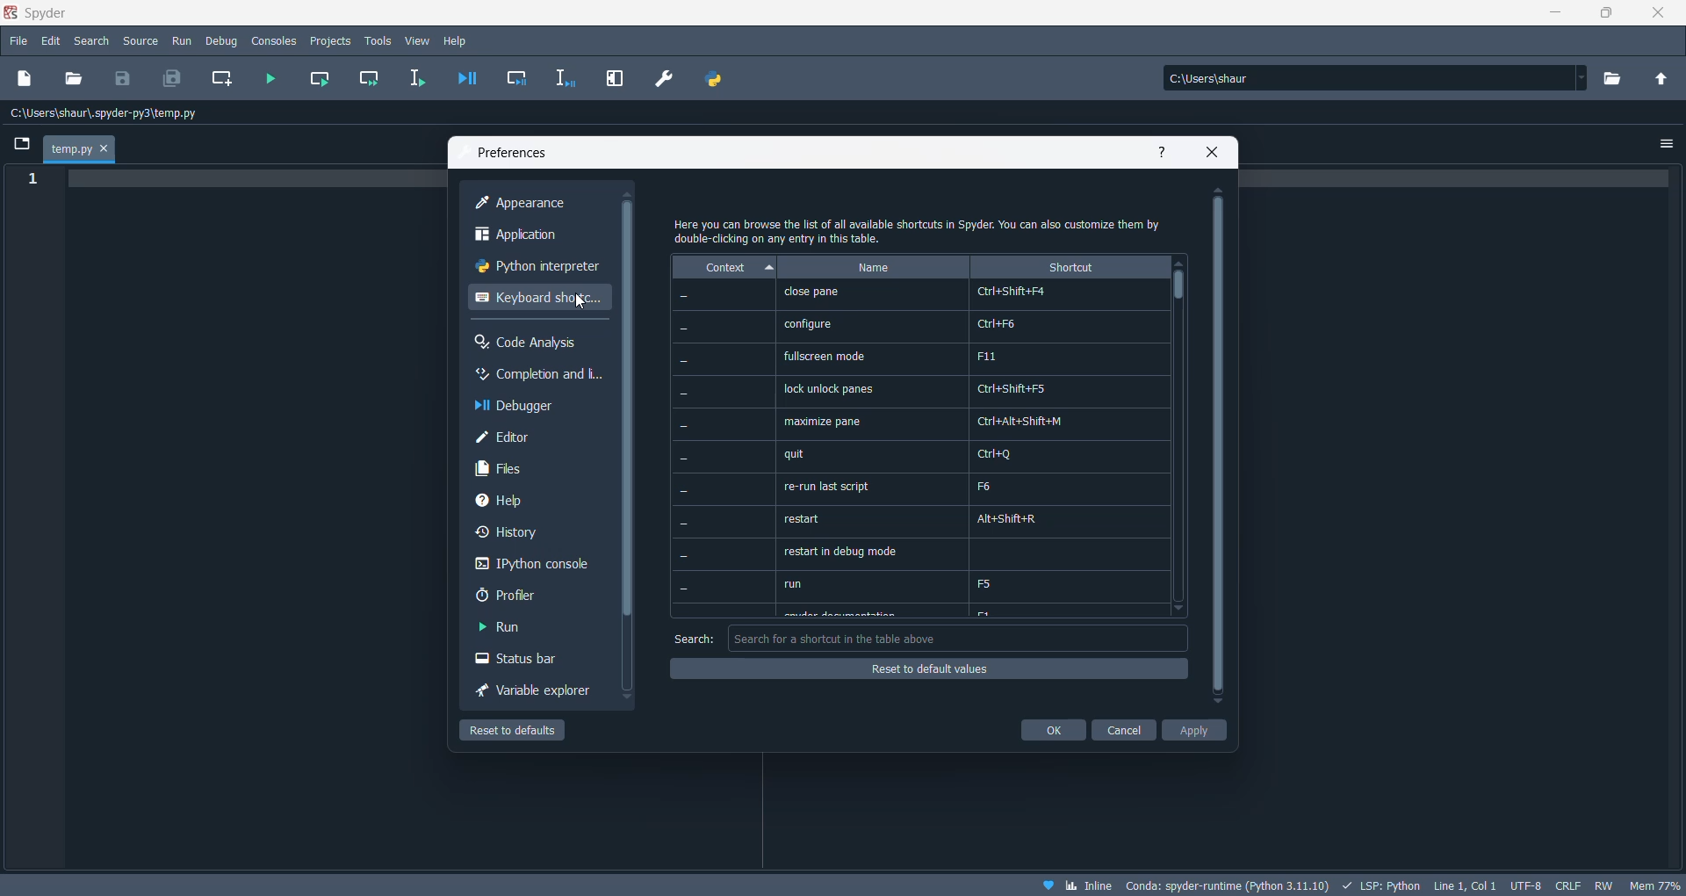 This screenshot has height=896, width=1686. Describe the element at coordinates (522, 599) in the screenshot. I see `profiler` at that location.